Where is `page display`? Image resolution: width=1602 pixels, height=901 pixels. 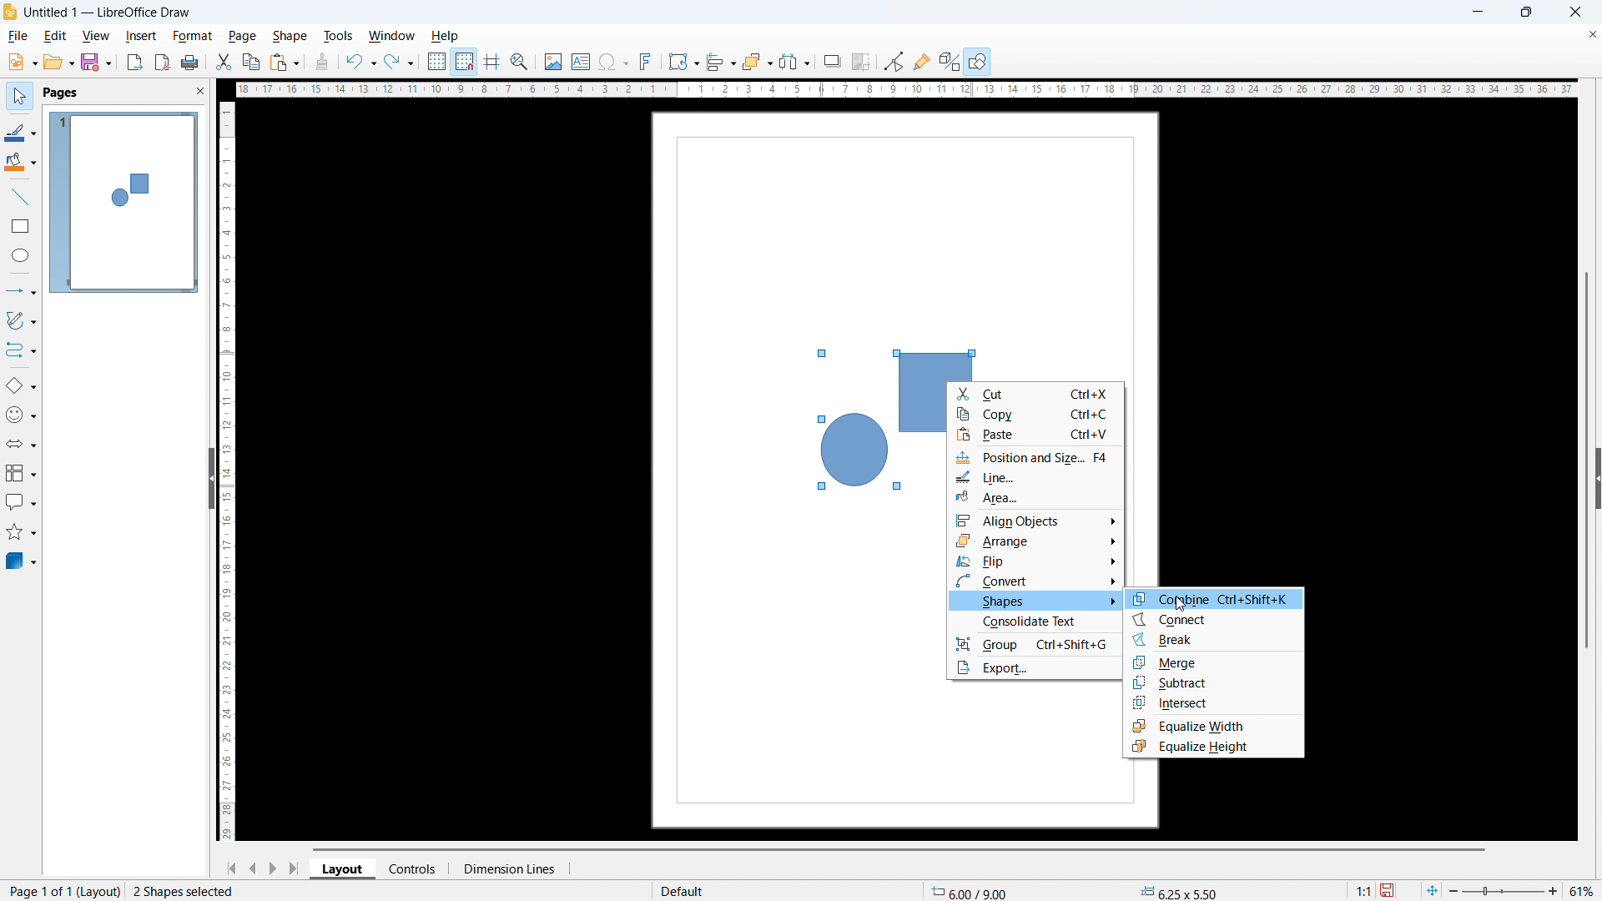
page display is located at coordinates (123, 202).